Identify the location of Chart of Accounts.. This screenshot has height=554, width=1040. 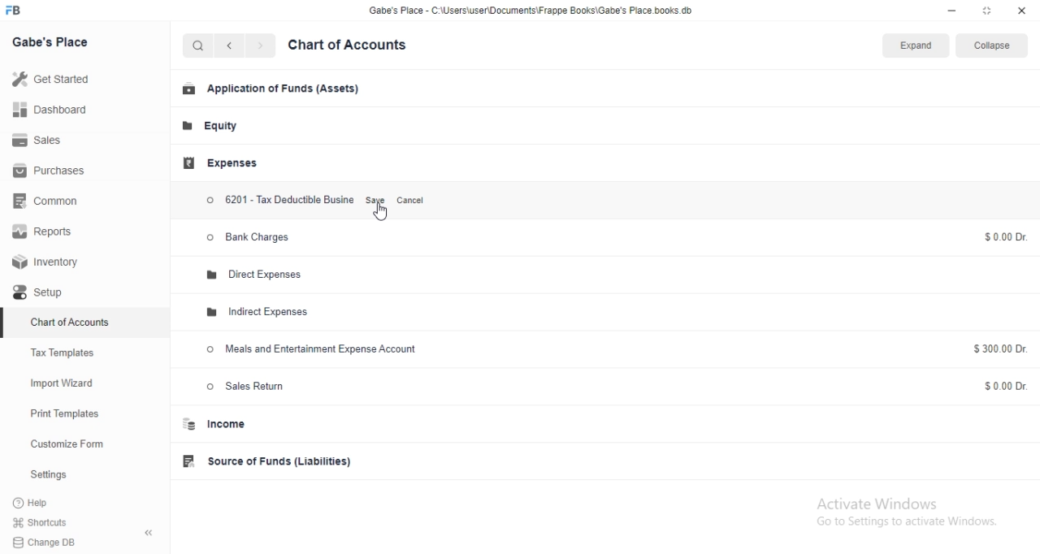
(363, 46).